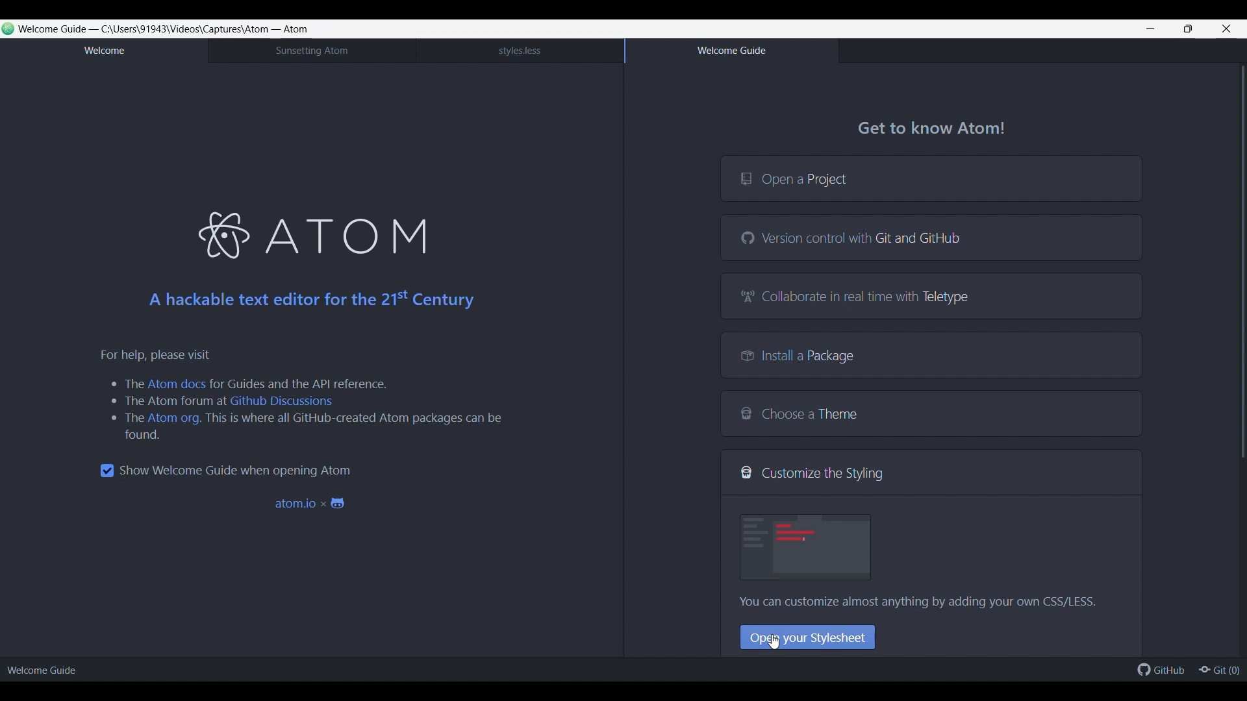 This screenshot has height=701, width=1247. I want to click on food., so click(132, 436).